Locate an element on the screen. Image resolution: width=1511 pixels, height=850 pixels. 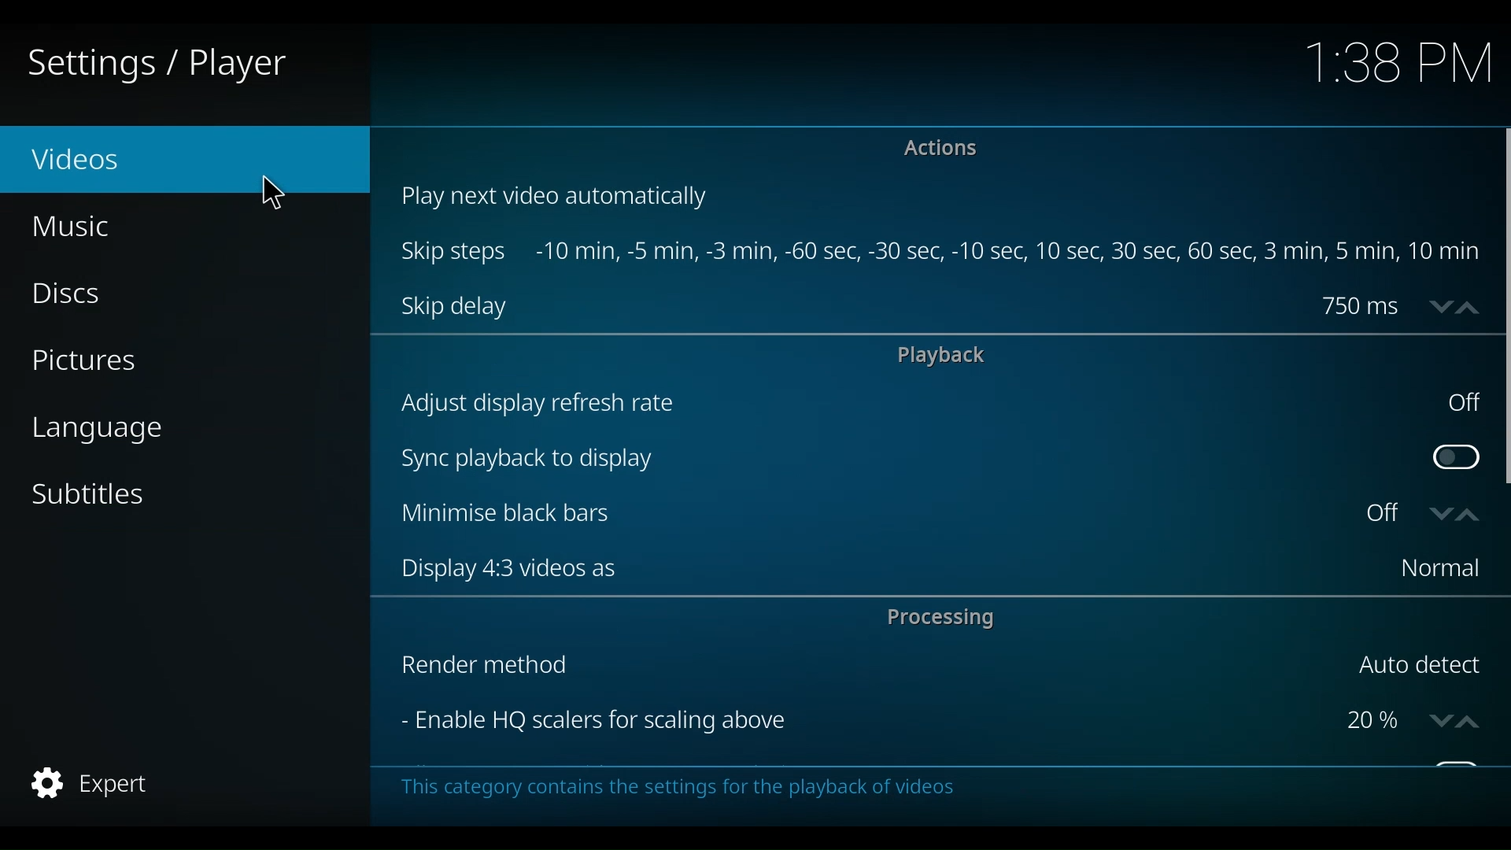
up is located at coordinates (1466, 722).